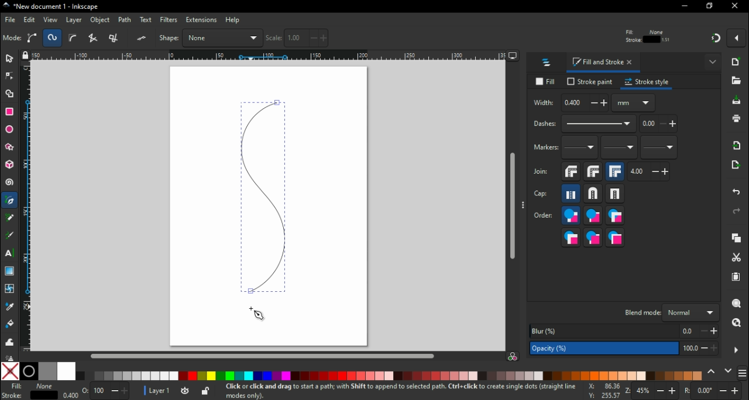  What do you see at coordinates (651, 391) in the screenshot?
I see `zoom im/zoom out` at bounding box center [651, 391].